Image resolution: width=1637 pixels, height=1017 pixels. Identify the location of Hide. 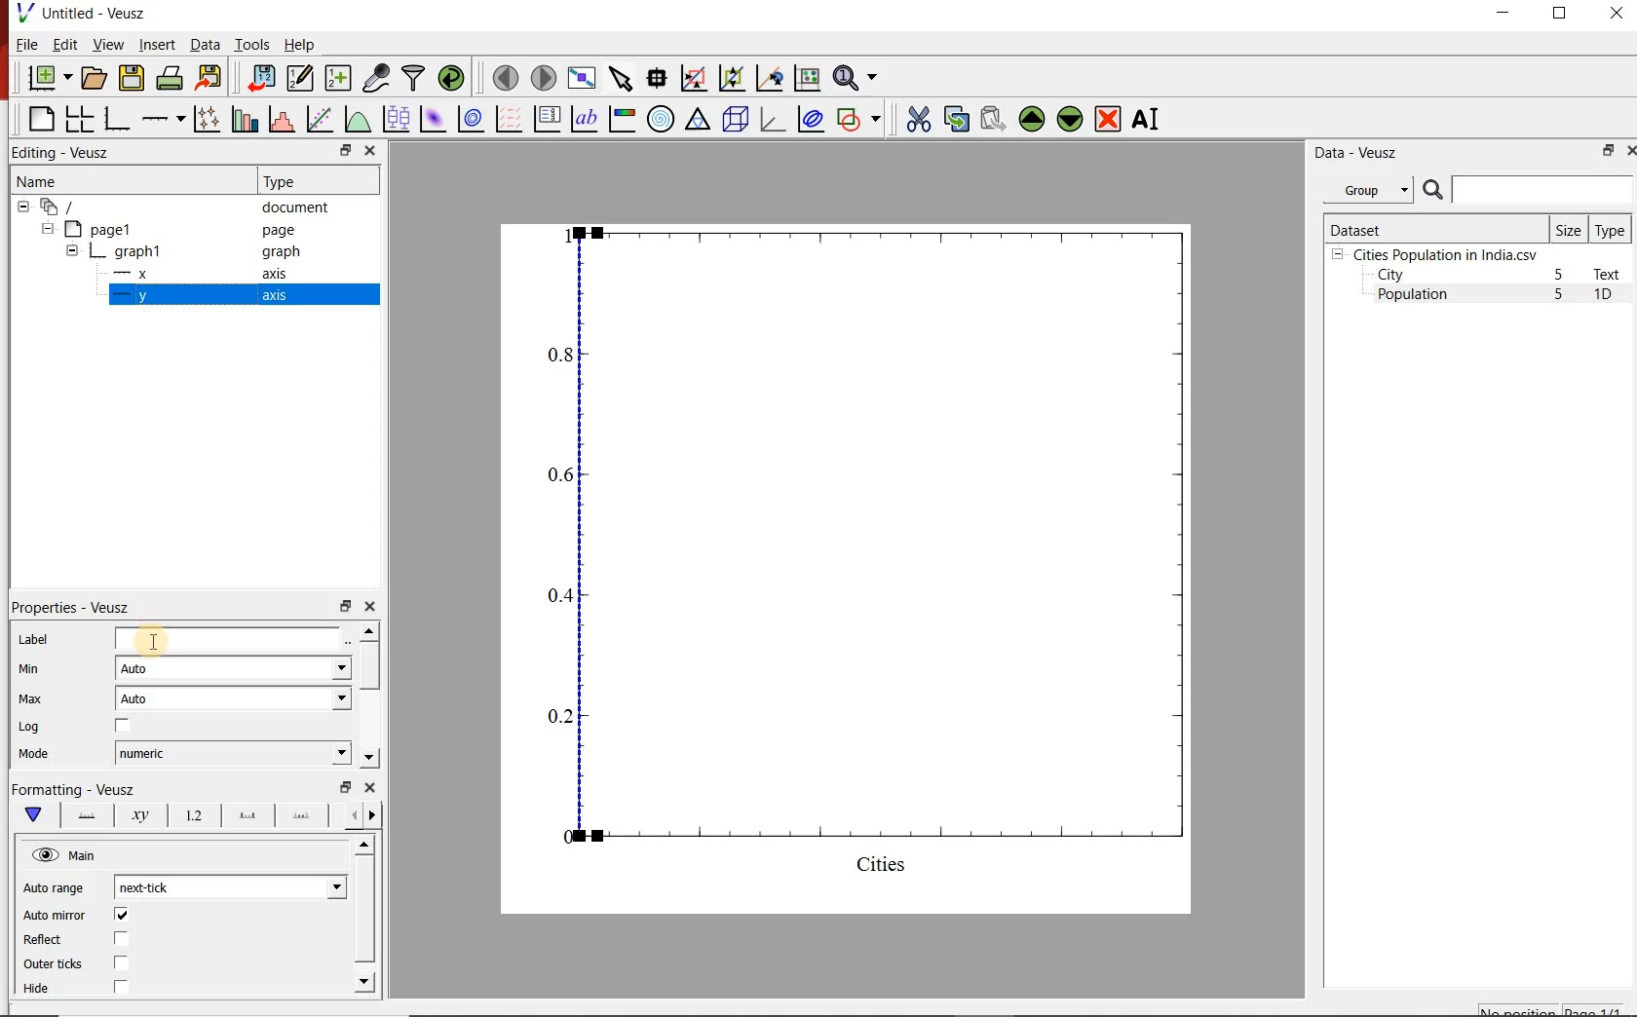
(46, 993).